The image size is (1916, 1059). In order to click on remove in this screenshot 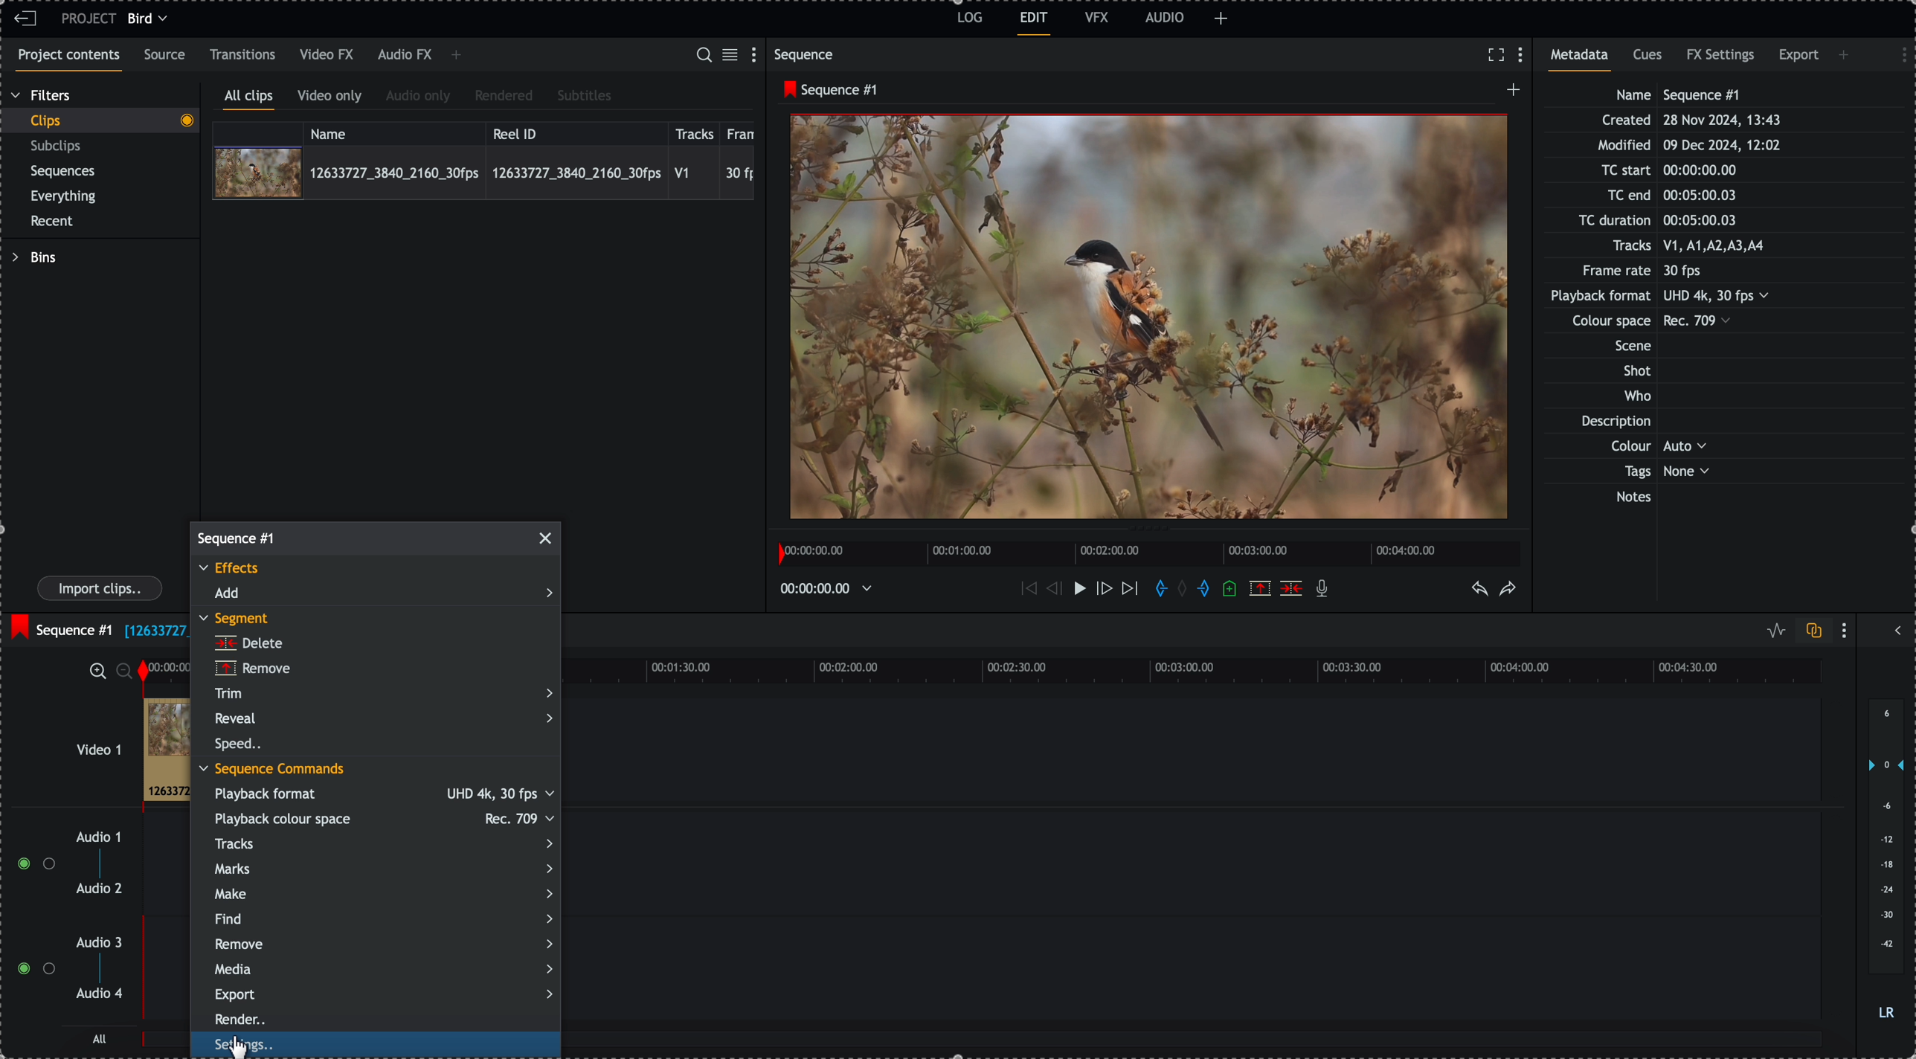, I will do `click(385, 944)`.